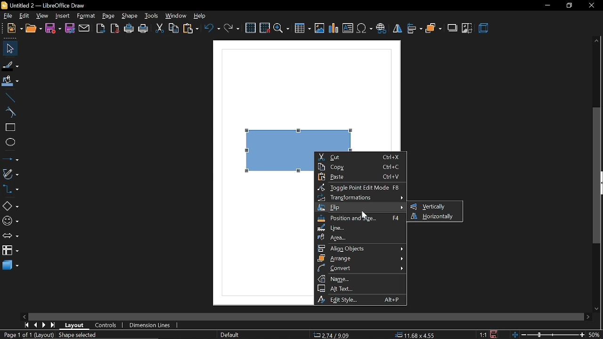  What do you see at coordinates (360, 258) in the screenshot?
I see `arrange` at bounding box center [360, 258].